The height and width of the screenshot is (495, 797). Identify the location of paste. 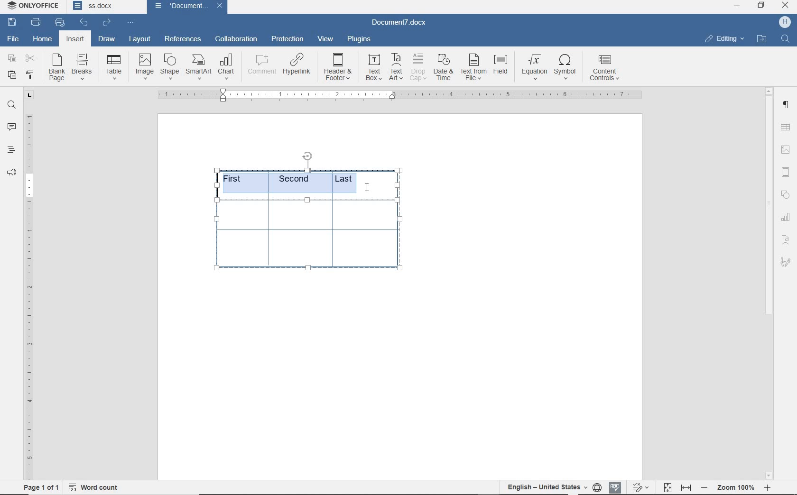
(11, 74).